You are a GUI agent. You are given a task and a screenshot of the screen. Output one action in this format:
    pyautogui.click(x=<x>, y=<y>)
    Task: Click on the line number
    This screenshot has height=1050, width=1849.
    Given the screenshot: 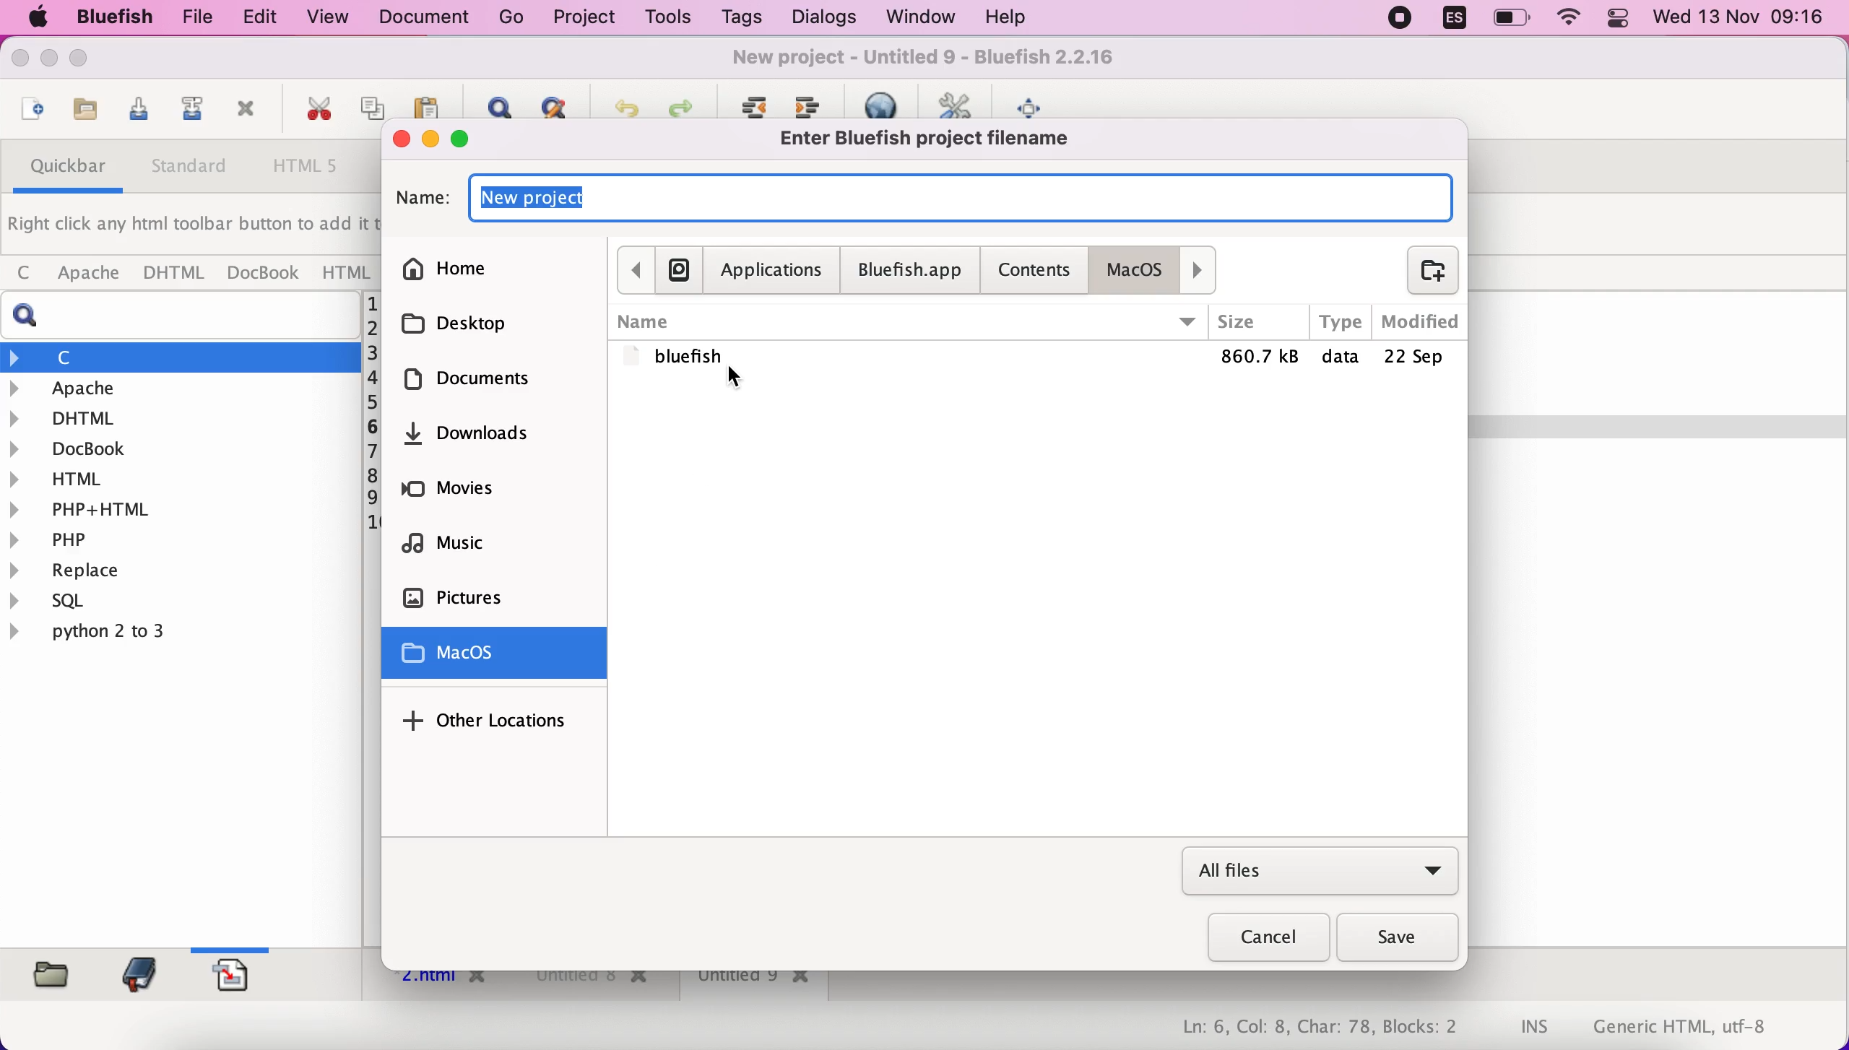 What is the action you would take?
    pyautogui.click(x=371, y=415)
    